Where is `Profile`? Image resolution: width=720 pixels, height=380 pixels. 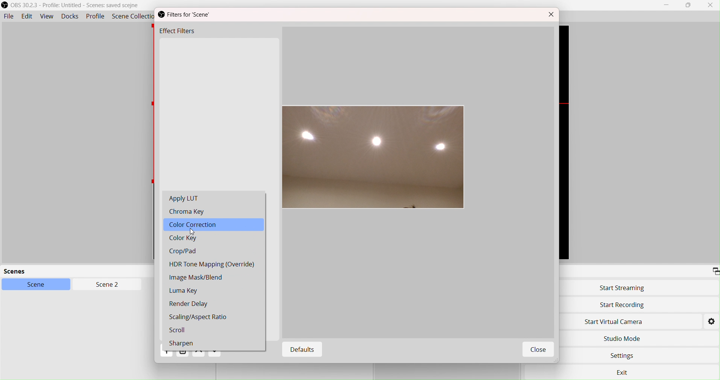
Profile is located at coordinates (96, 17).